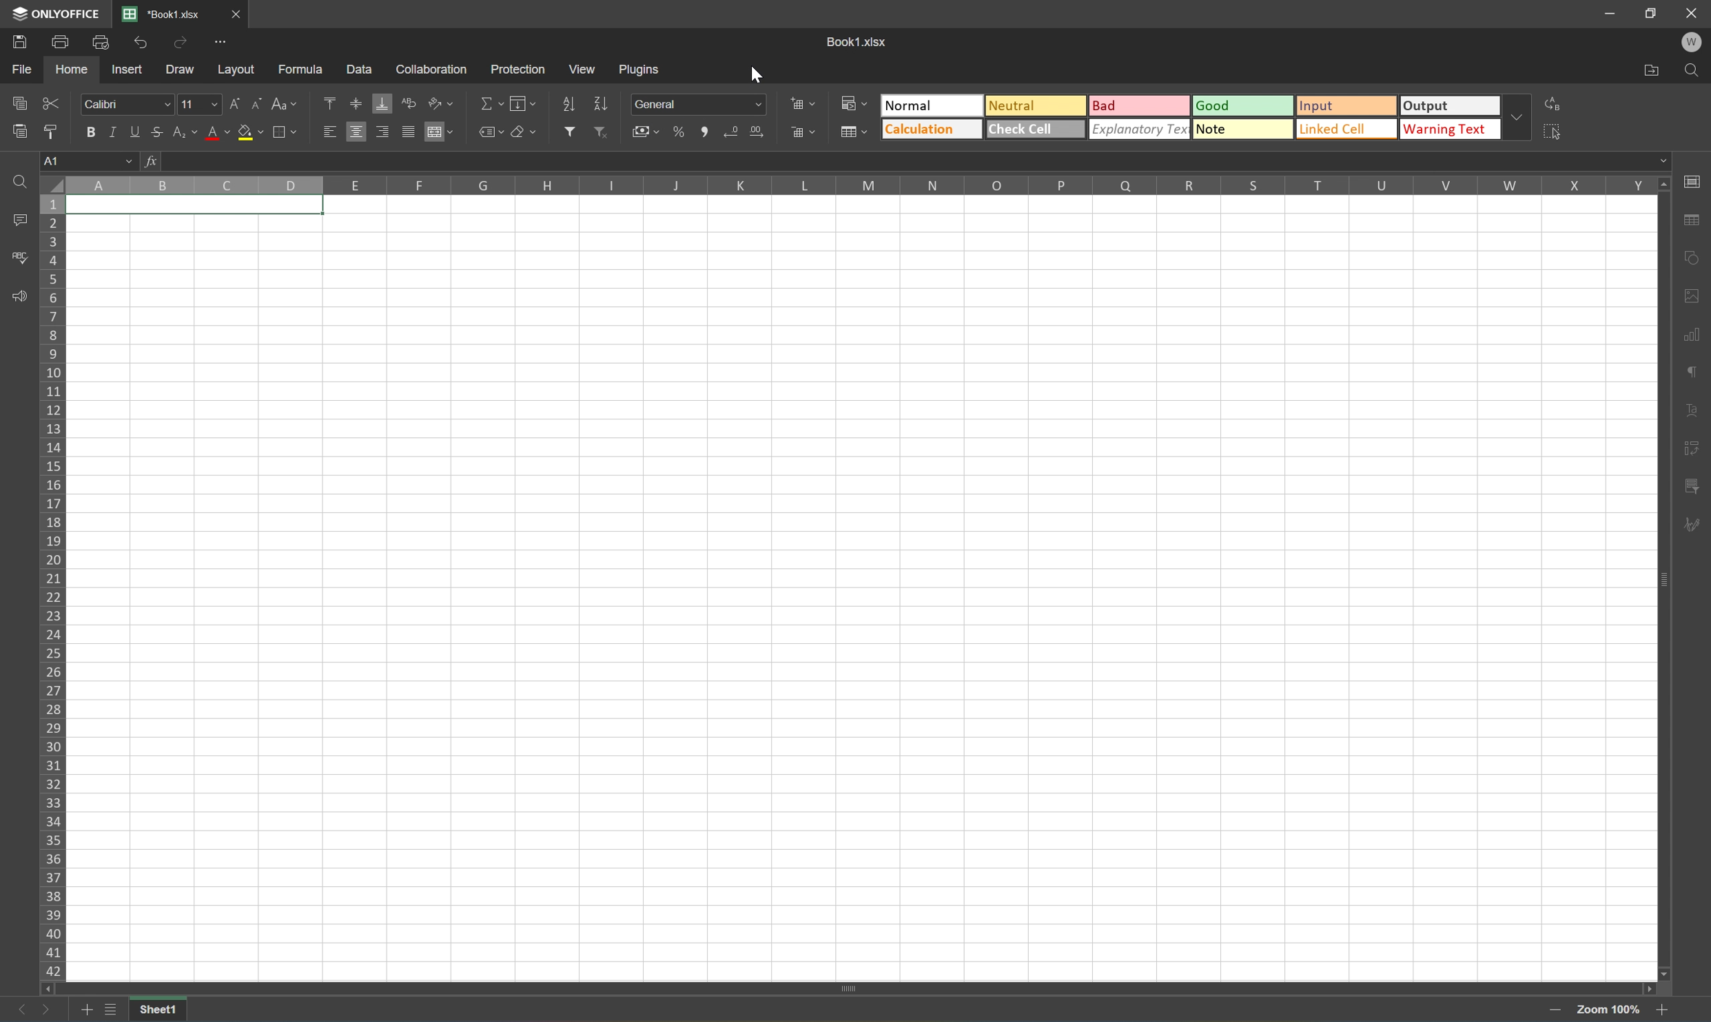 Image resolution: width=1711 pixels, height=1022 pixels. Describe the element at coordinates (357, 103) in the screenshot. I see `Align middle` at that location.